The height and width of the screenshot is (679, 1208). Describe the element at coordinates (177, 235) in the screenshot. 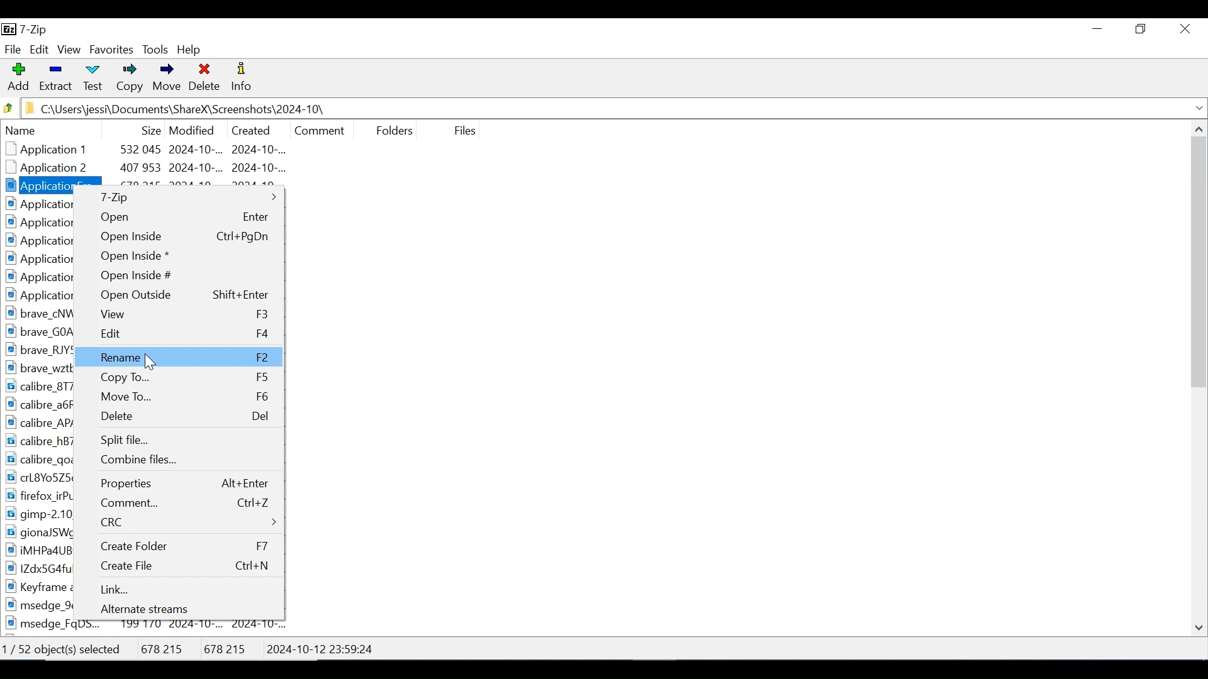

I see `Open Inside` at that location.